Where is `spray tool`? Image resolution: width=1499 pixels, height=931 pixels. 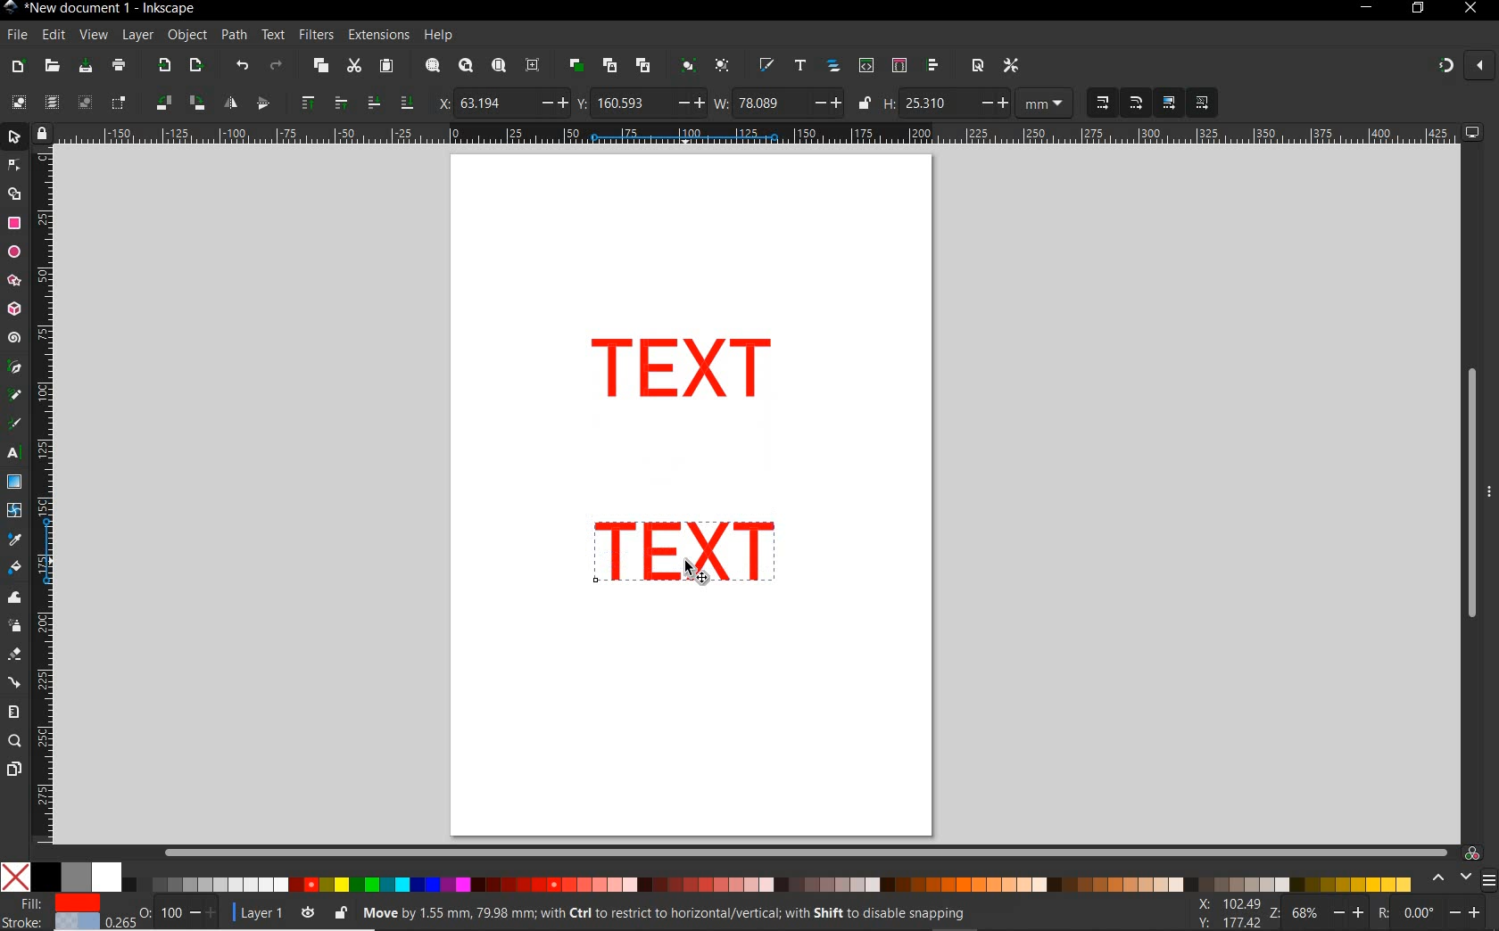 spray tool is located at coordinates (14, 625).